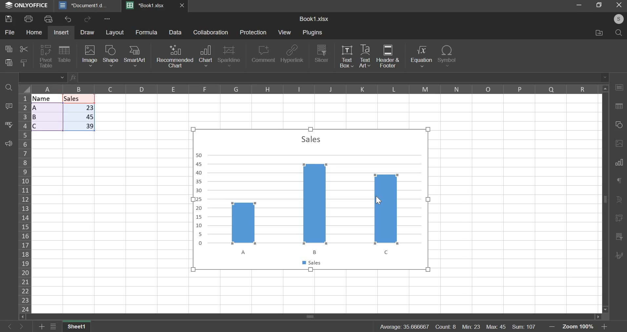 This screenshot has height=332, width=627. I want to click on cursor, so click(380, 200).